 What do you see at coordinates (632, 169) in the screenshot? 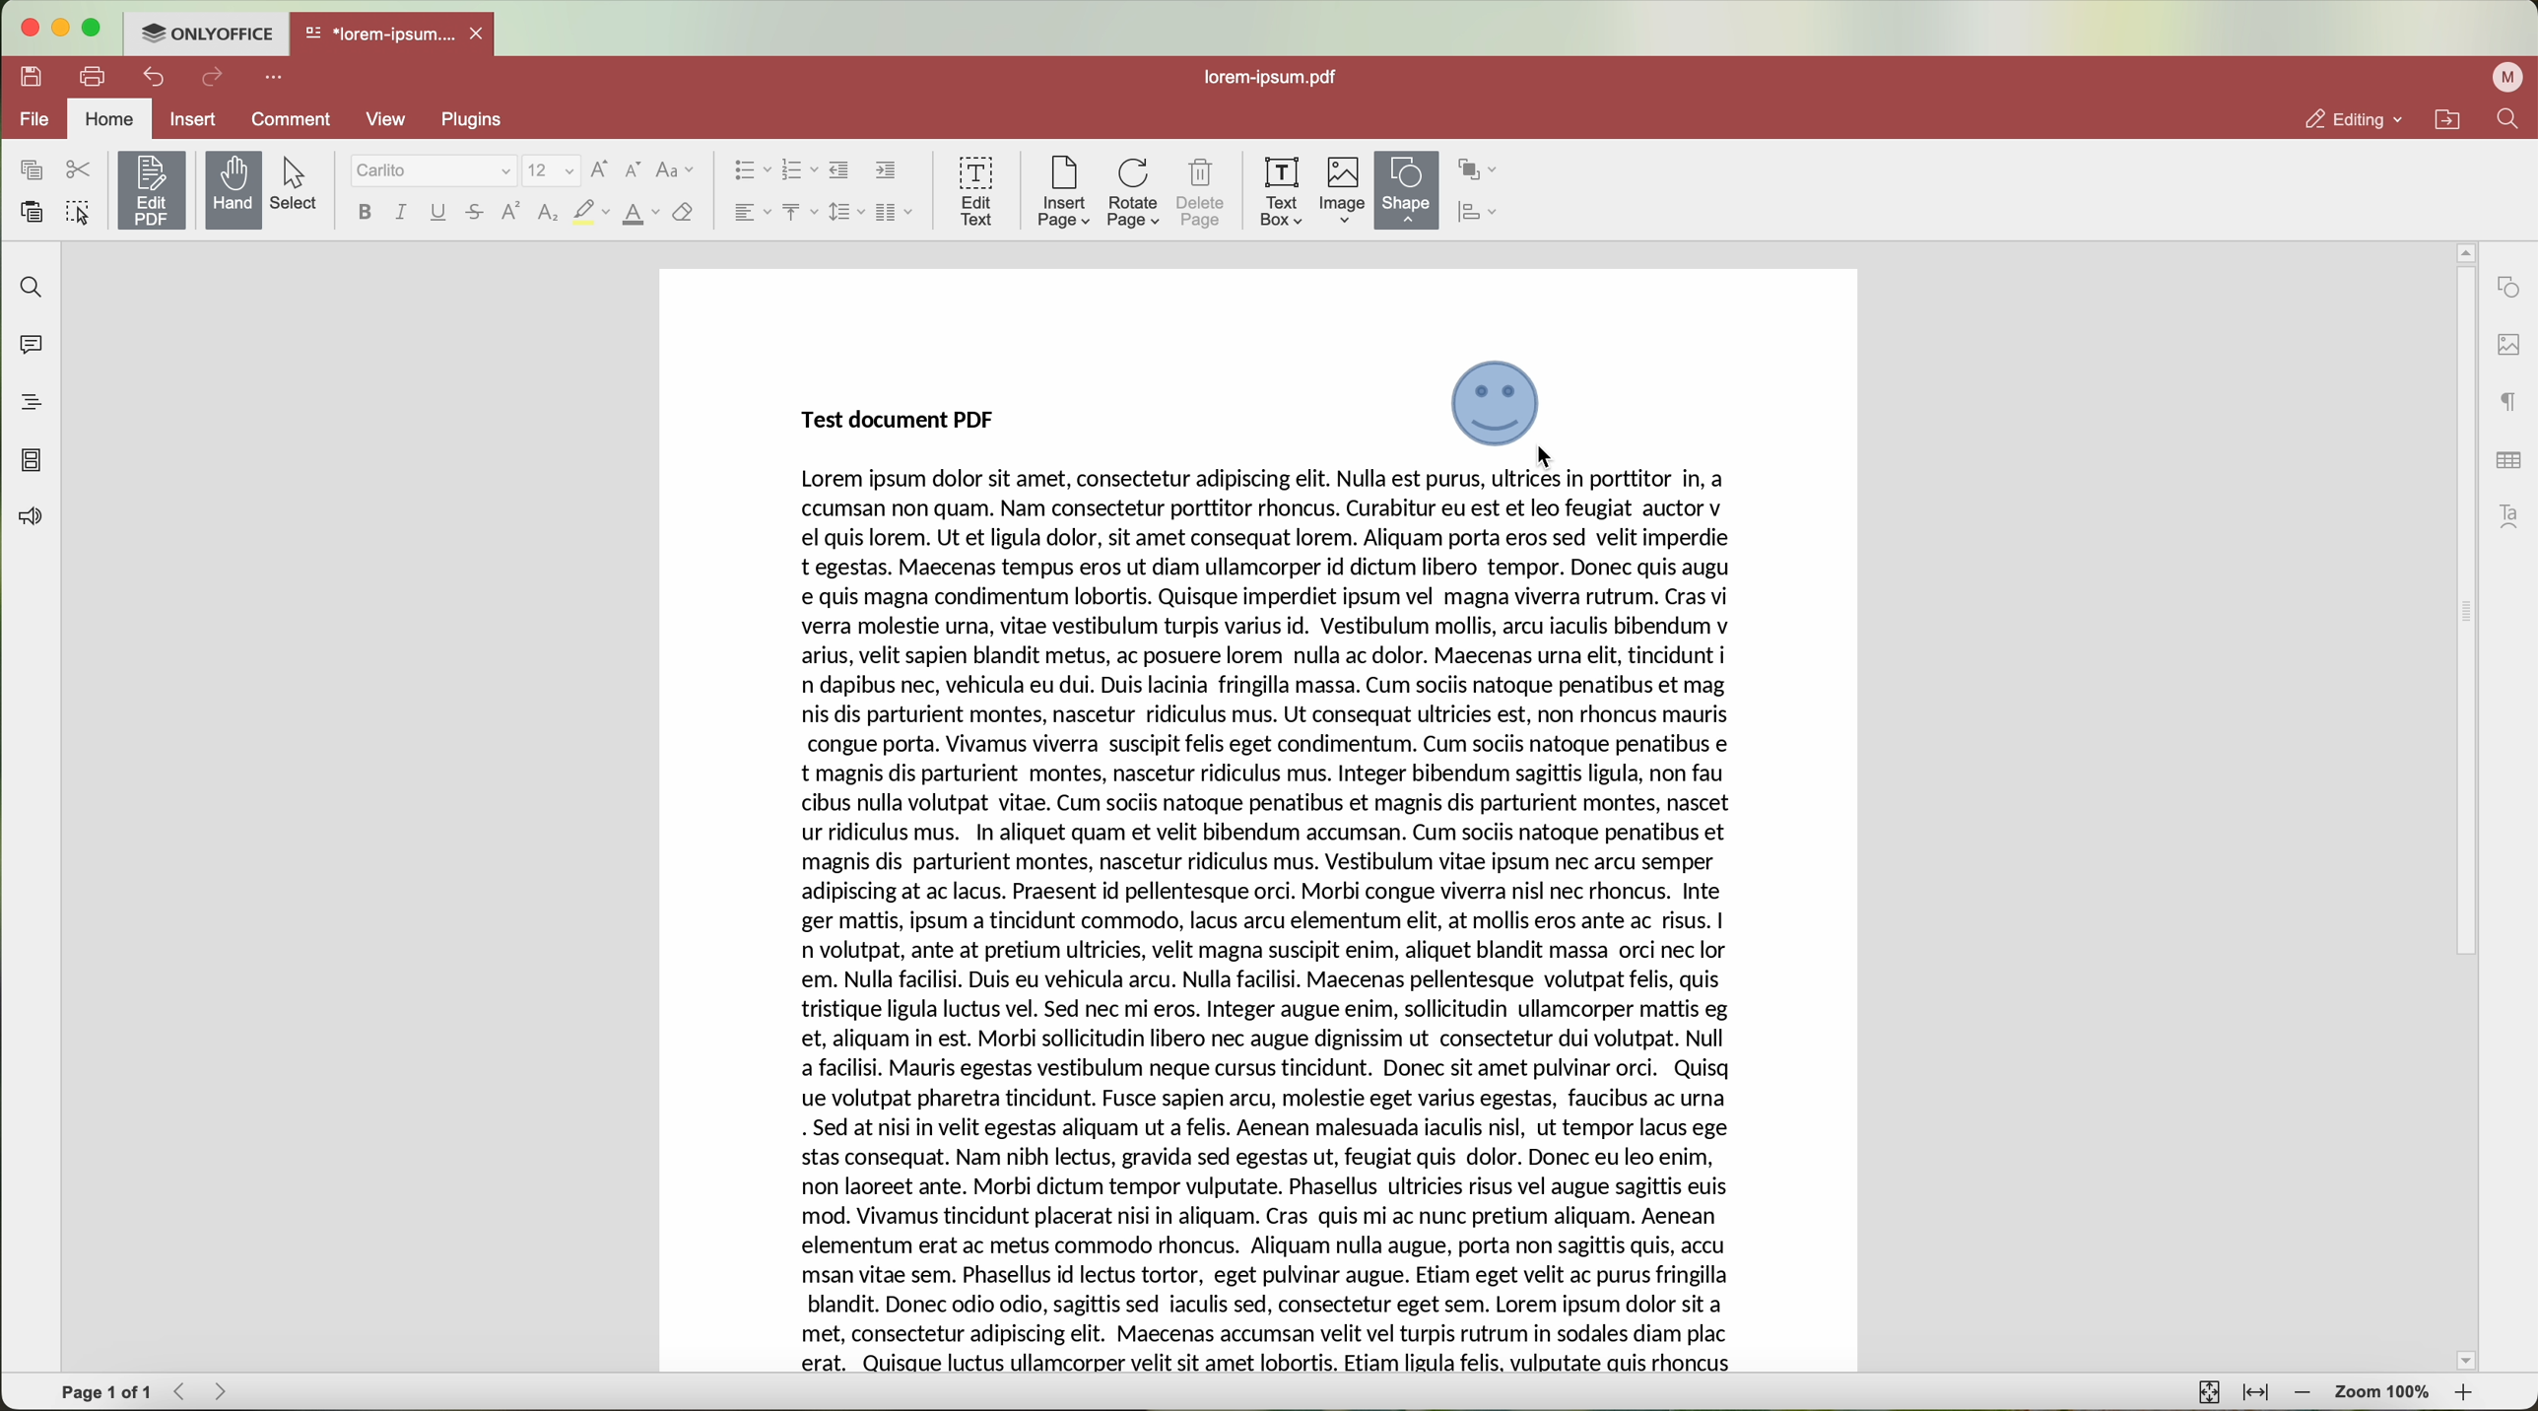
I see `decrement font size` at bounding box center [632, 169].